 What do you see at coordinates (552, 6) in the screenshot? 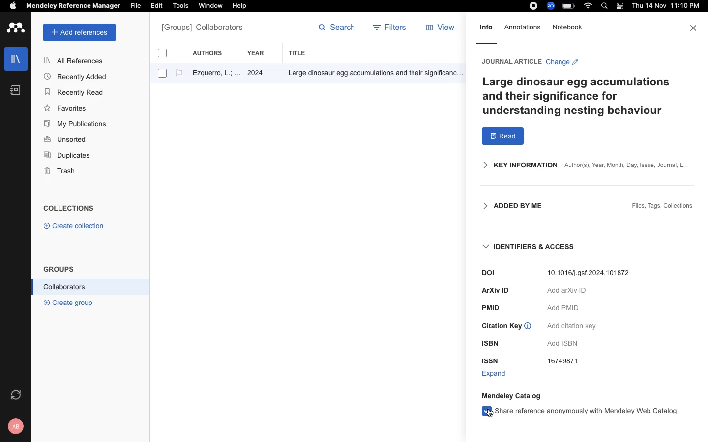
I see `zoom` at bounding box center [552, 6].